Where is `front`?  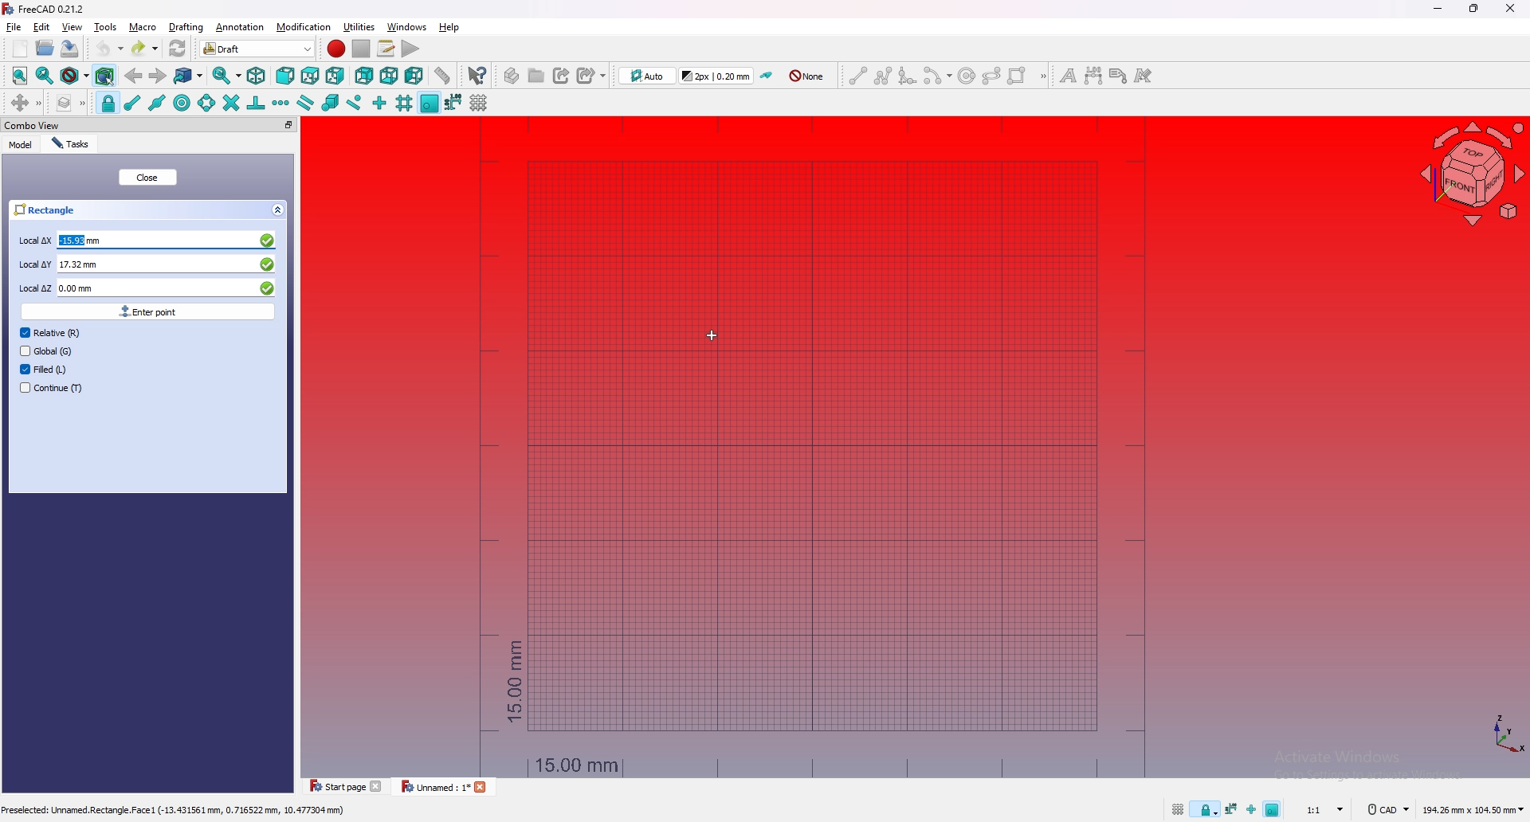
front is located at coordinates (285, 76).